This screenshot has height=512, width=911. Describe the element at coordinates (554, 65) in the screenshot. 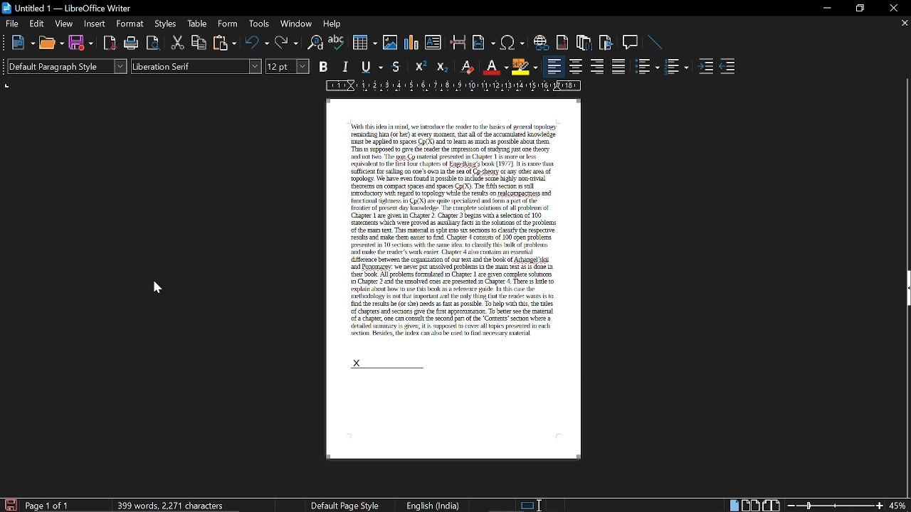

I see `align left` at that location.